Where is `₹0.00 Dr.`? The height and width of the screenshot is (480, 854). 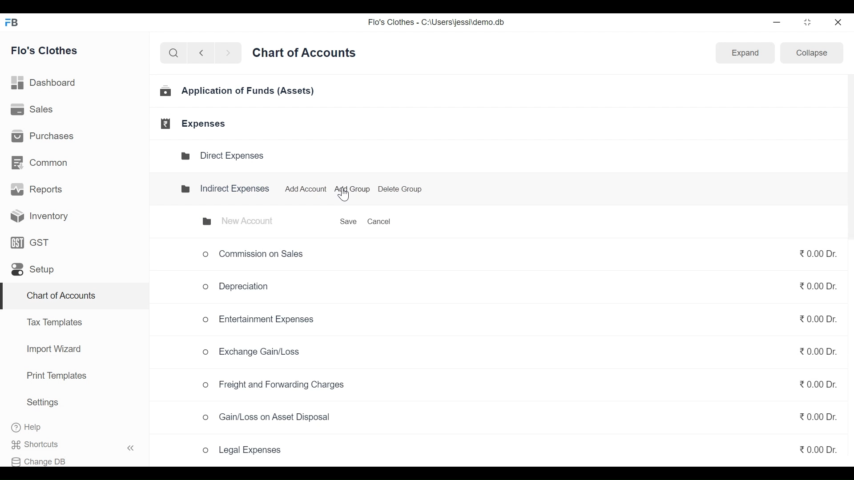
₹0.00 Dr. is located at coordinates (818, 287).